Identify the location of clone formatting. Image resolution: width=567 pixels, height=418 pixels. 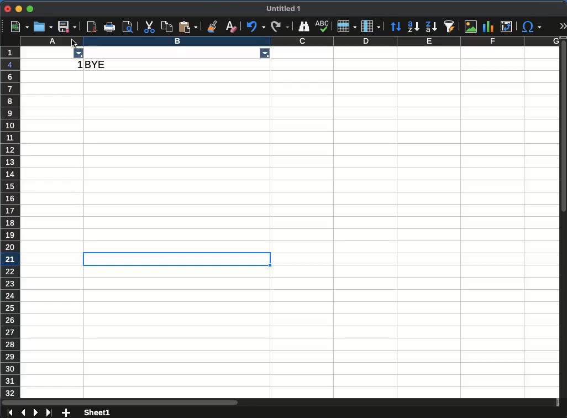
(213, 26).